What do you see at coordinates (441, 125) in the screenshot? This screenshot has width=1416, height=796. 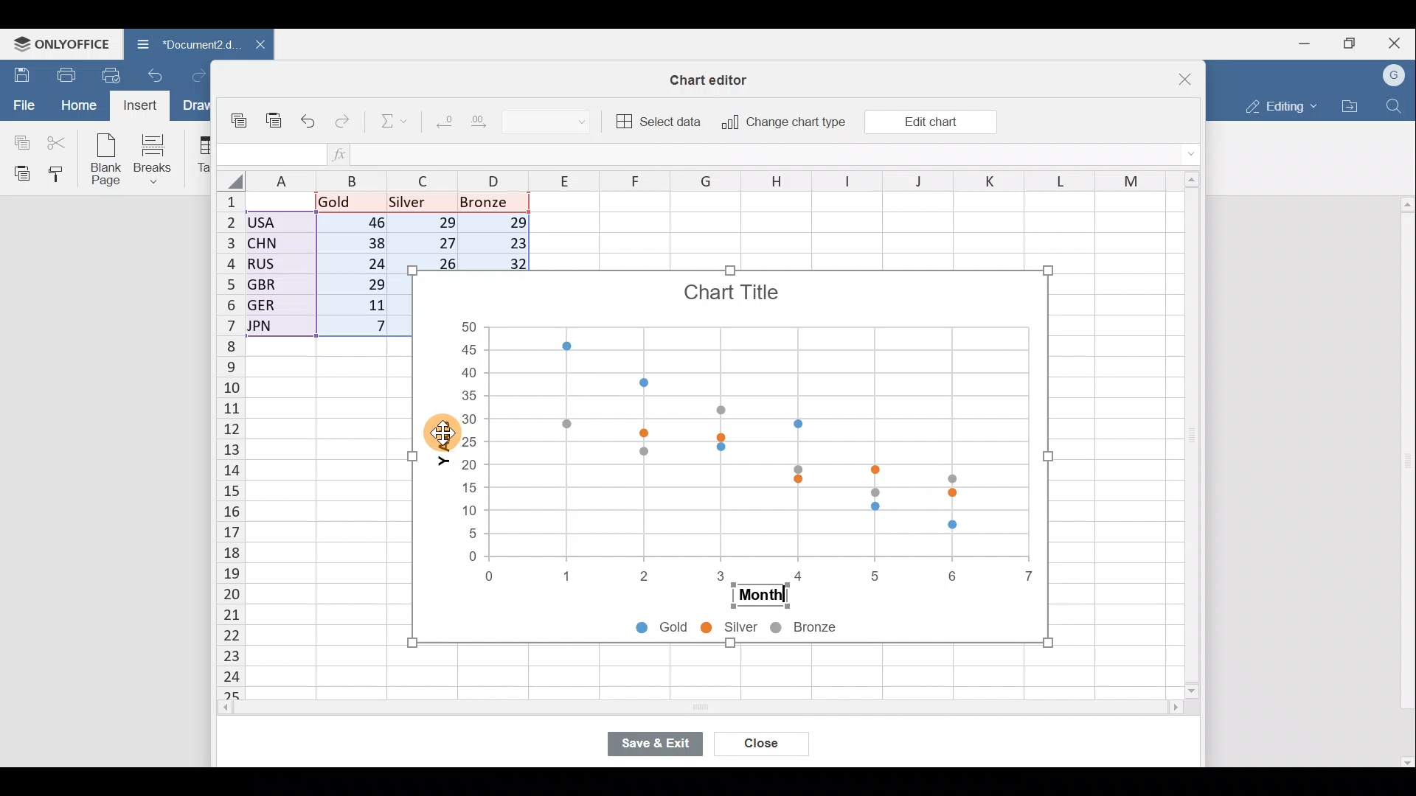 I see `Decrease decimal` at bounding box center [441, 125].